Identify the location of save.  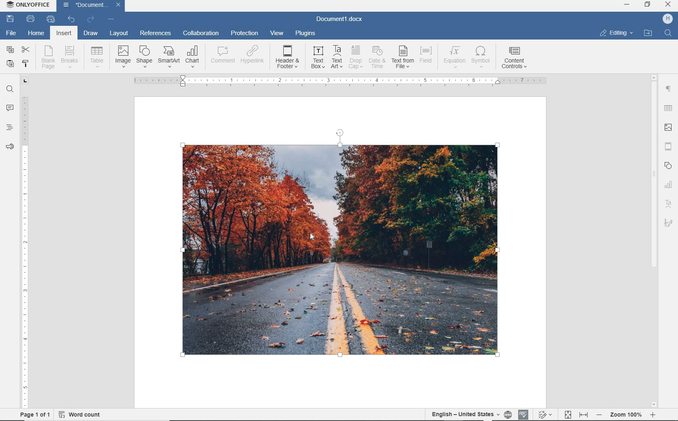
(10, 19).